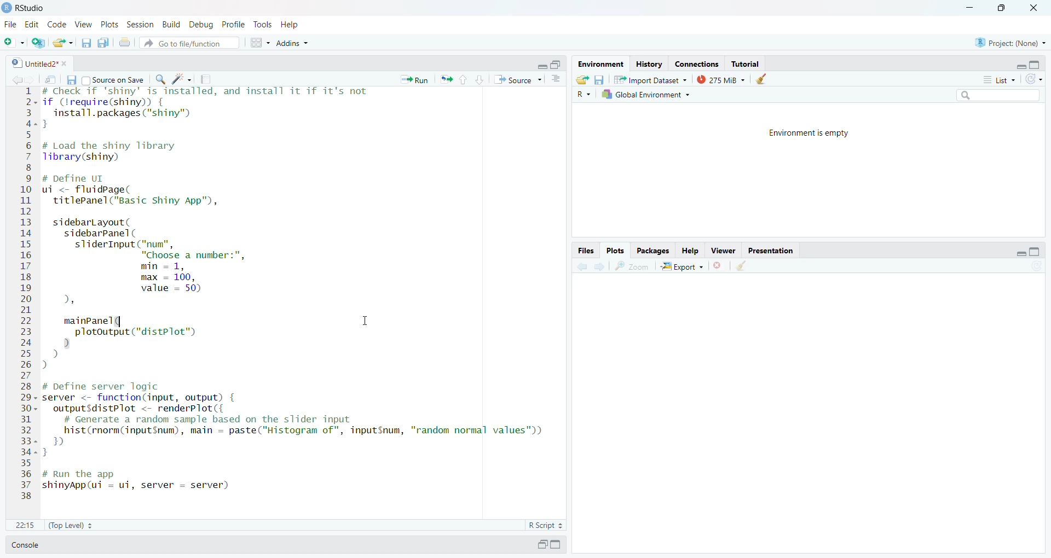  What do you see at coordinates (289, 24) in the screenshot?
I see `help` at bounding box center [289, 24].